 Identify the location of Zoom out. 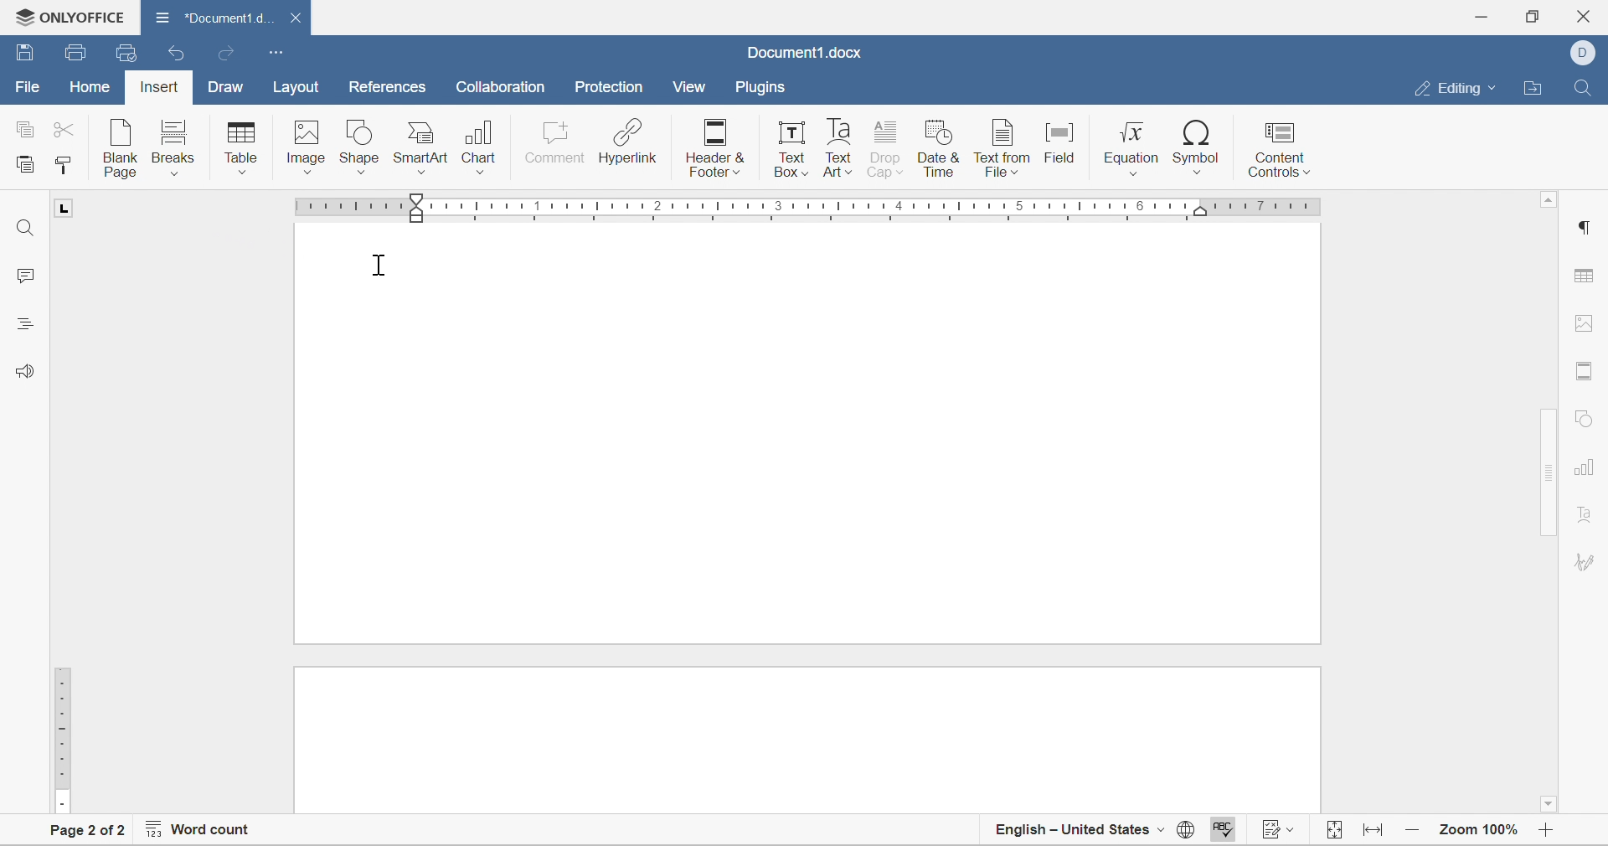
(1414, 833).